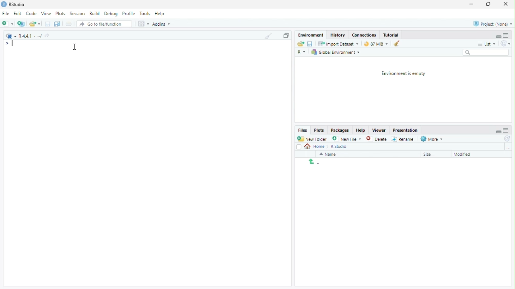  Describe the element at coordinates (46, 14) in the screenshot. I see `View` at that location.